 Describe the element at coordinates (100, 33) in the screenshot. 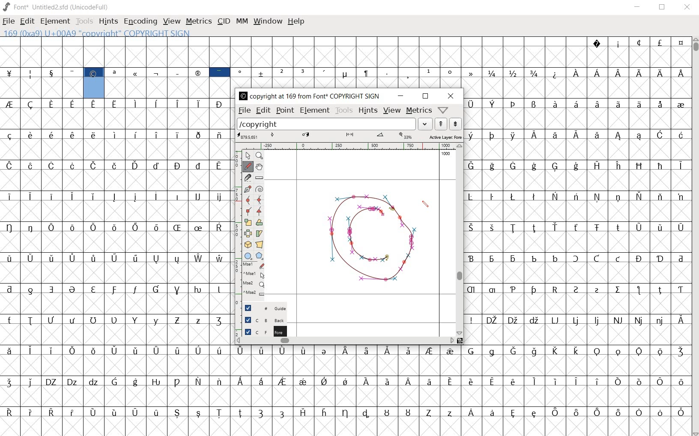

I see `169 (0x9a) U+00A9 "copyright" COPYRIGHT SIGN` at that location.